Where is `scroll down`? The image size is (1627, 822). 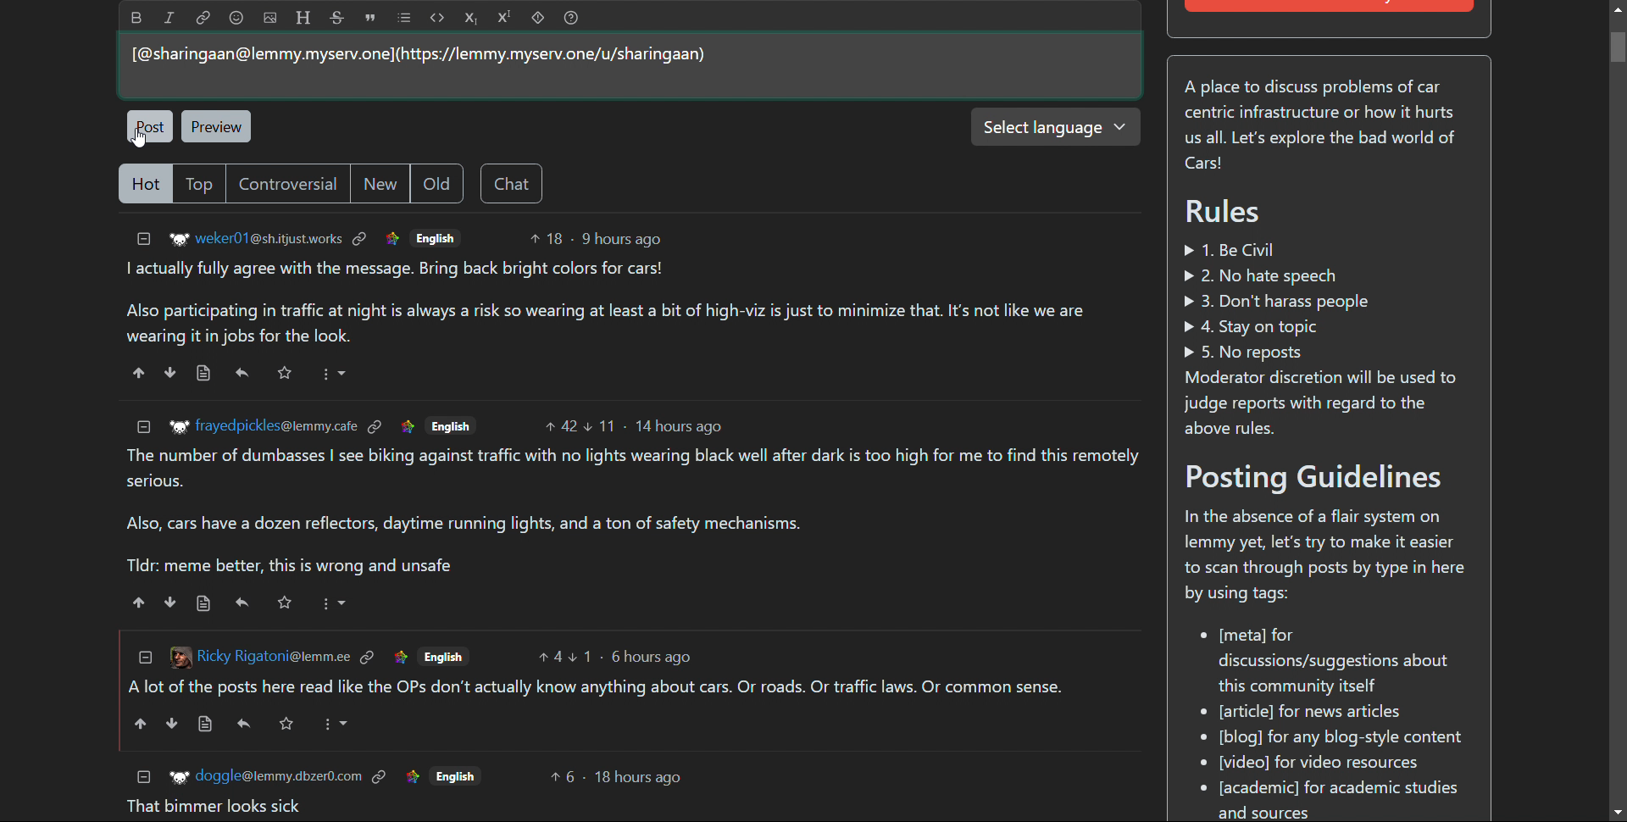 scroll down is located at coordinates (1617, 813).